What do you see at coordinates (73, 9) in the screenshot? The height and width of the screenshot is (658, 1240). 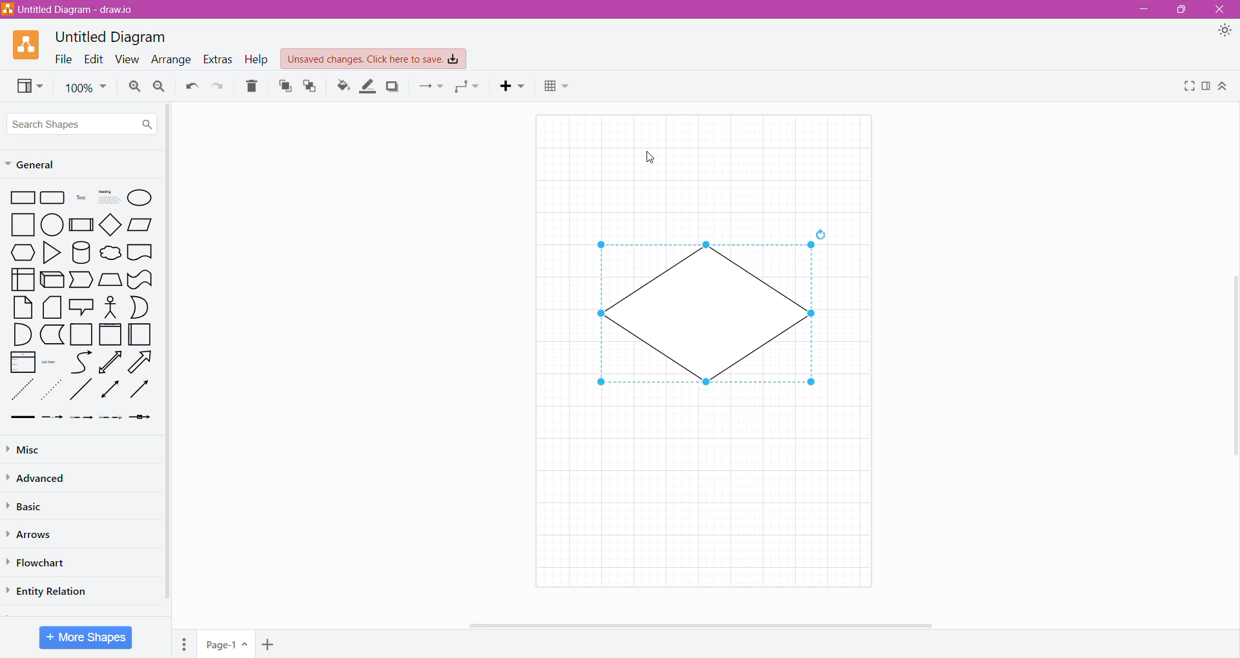 I see `Untitled Diagram - draw.io` at bounding box center [73, 9].